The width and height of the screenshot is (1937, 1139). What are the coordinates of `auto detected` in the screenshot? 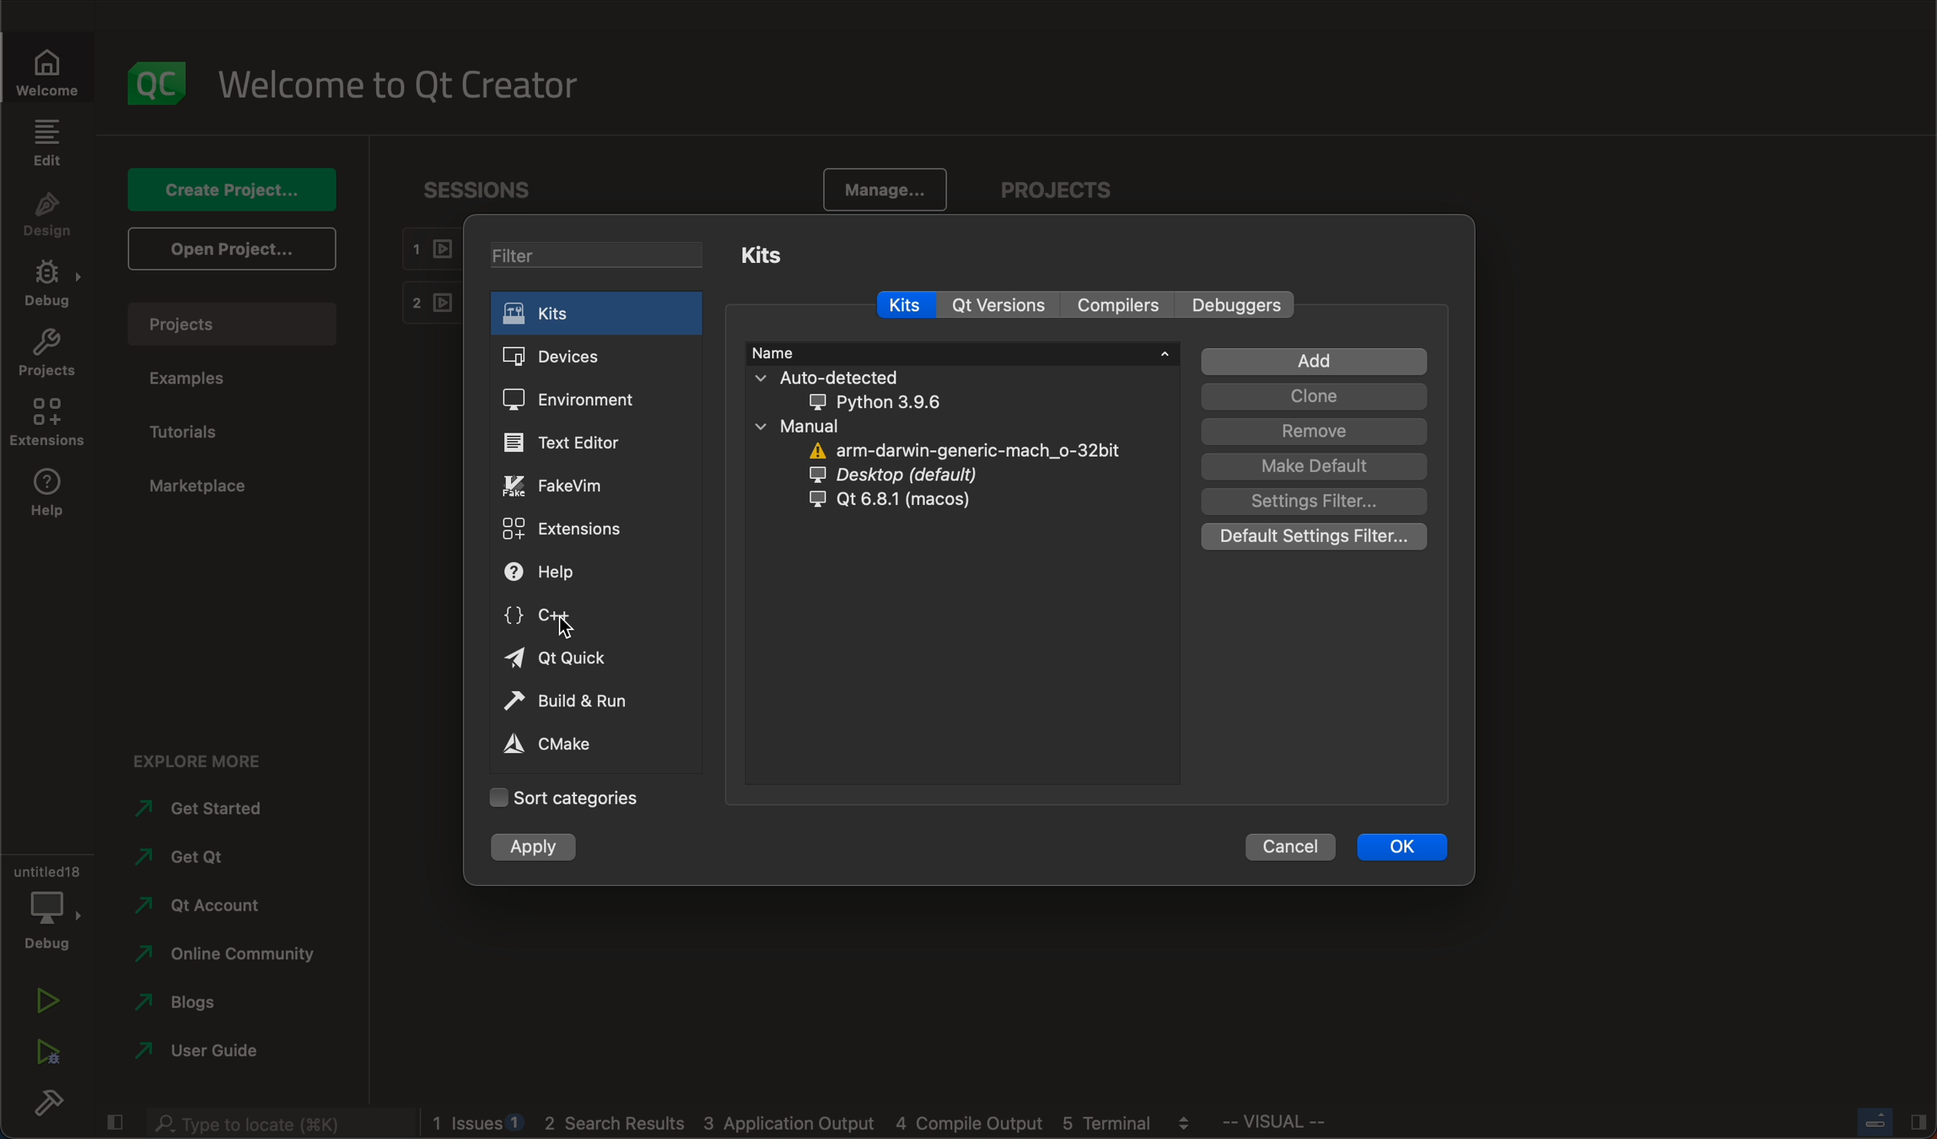 It's located at (861, 389).